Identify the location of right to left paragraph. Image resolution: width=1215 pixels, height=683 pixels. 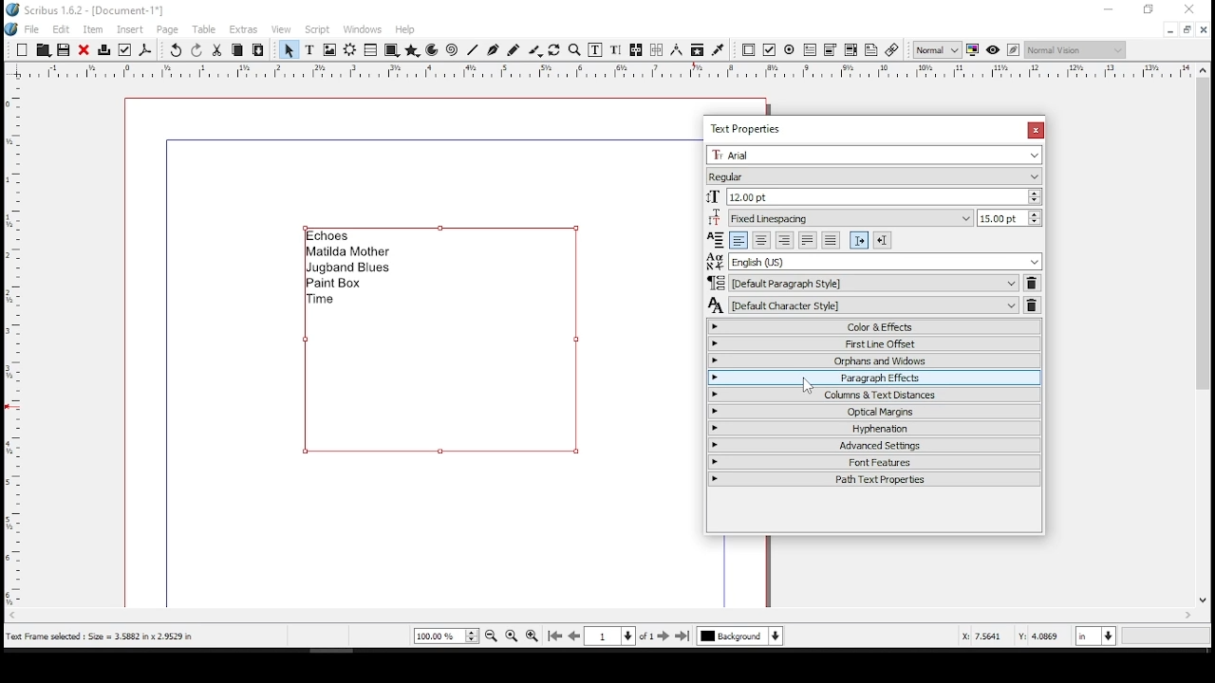
(882, 240).